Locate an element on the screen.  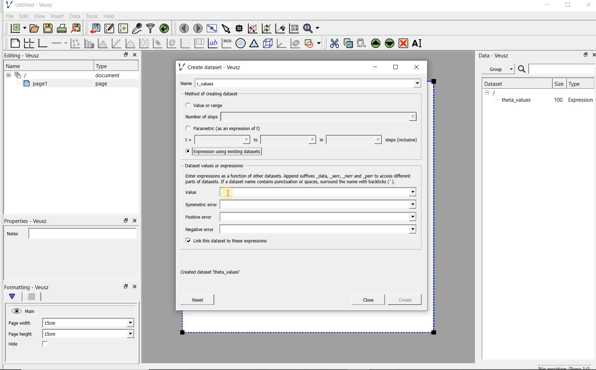
Hide is located at coordinates (35, 344).